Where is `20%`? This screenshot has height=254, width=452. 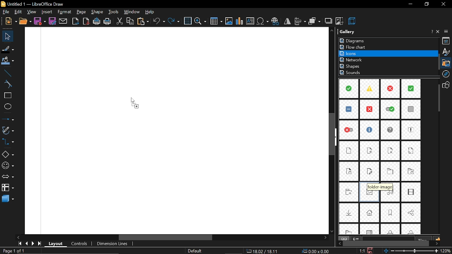
20% is located at coordinates (446, 251).